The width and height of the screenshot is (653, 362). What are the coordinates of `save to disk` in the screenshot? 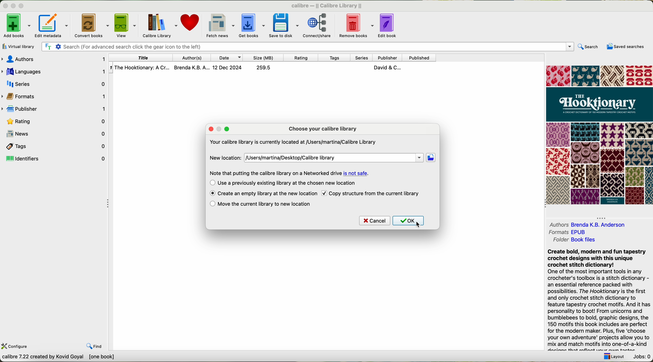 It's located at (284, 26).